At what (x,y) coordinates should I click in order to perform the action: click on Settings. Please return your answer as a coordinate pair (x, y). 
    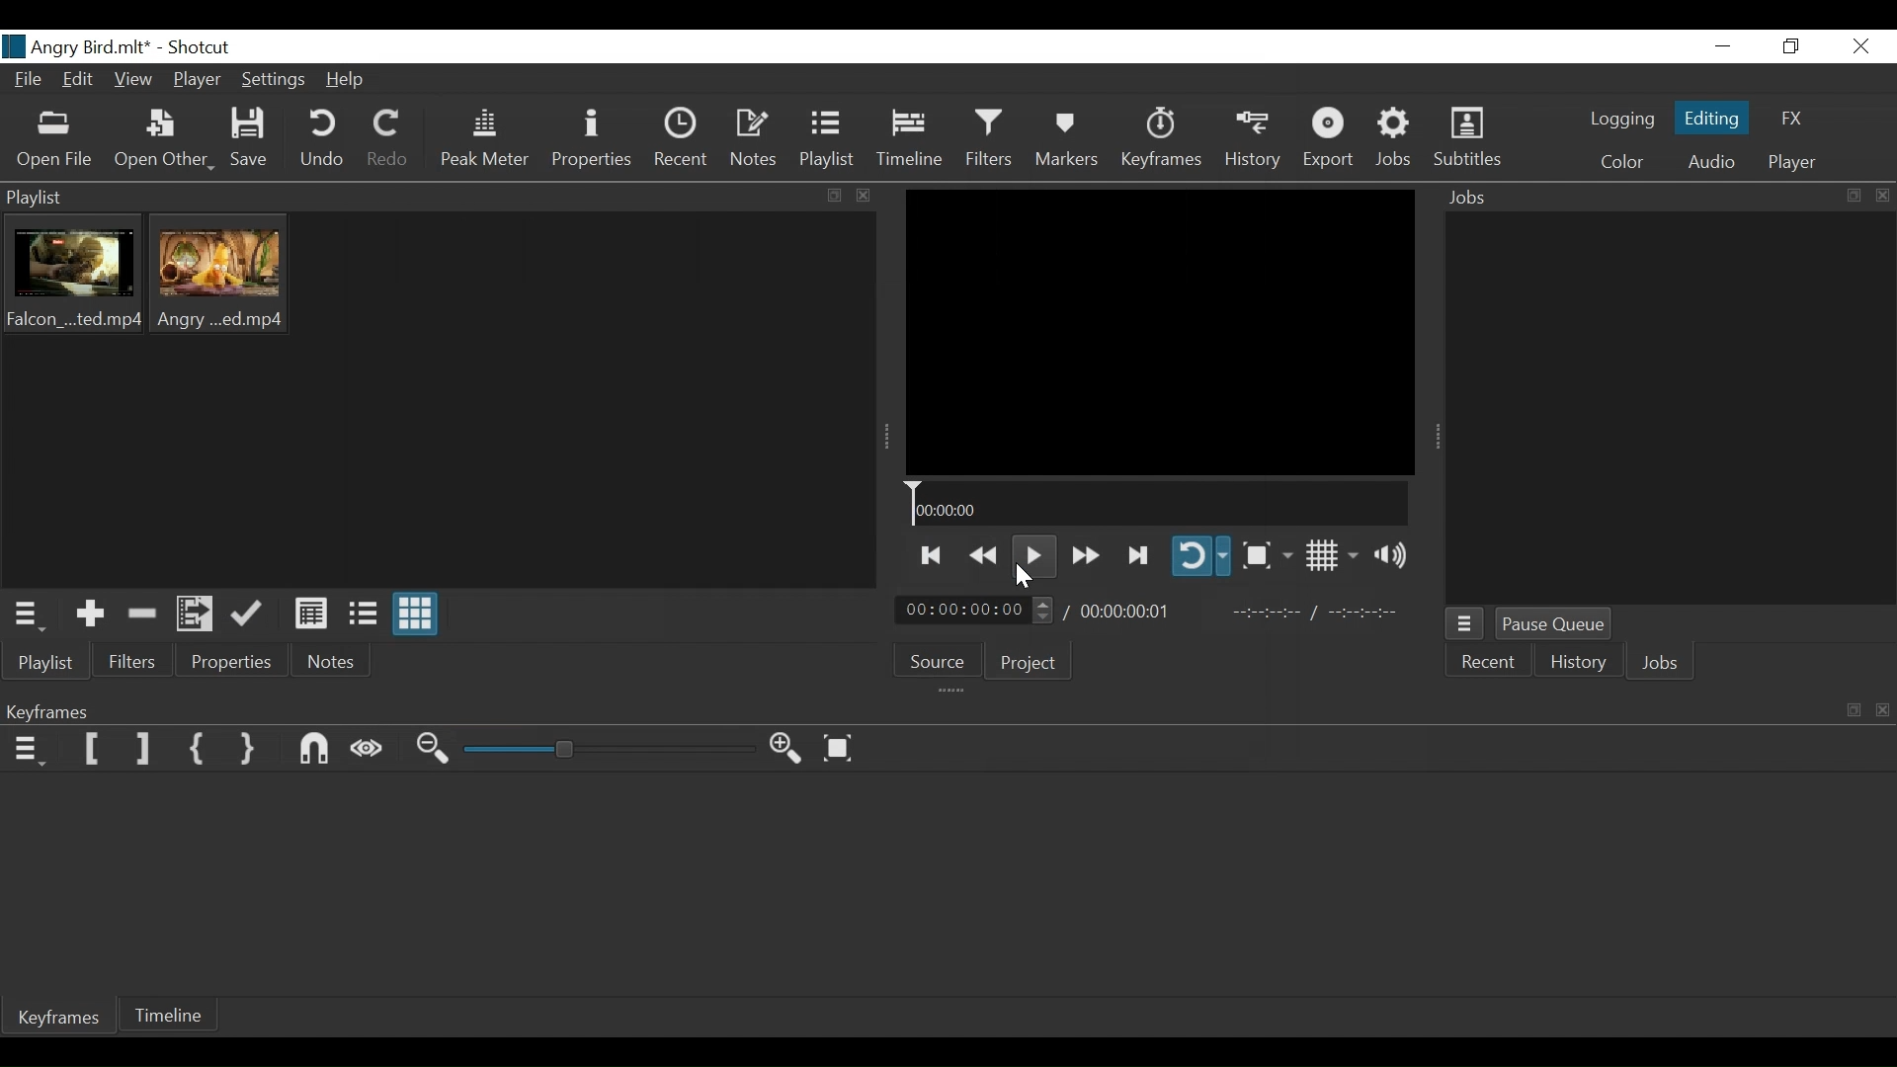
    Looking at the image, I should click on (274, 81).